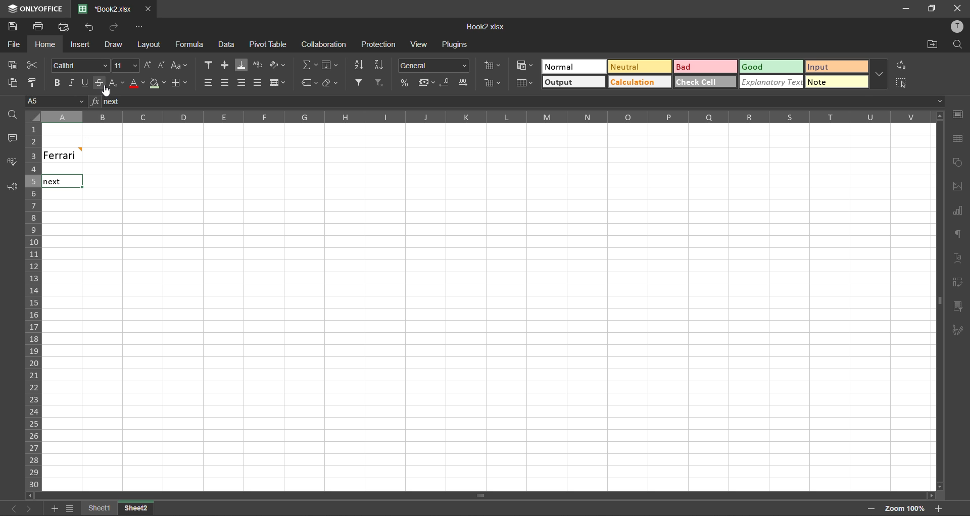  What do you see at coordinates (107, 9) in the screenshot?
I see `Book2.xlsx` at bounding box center [107, 9].